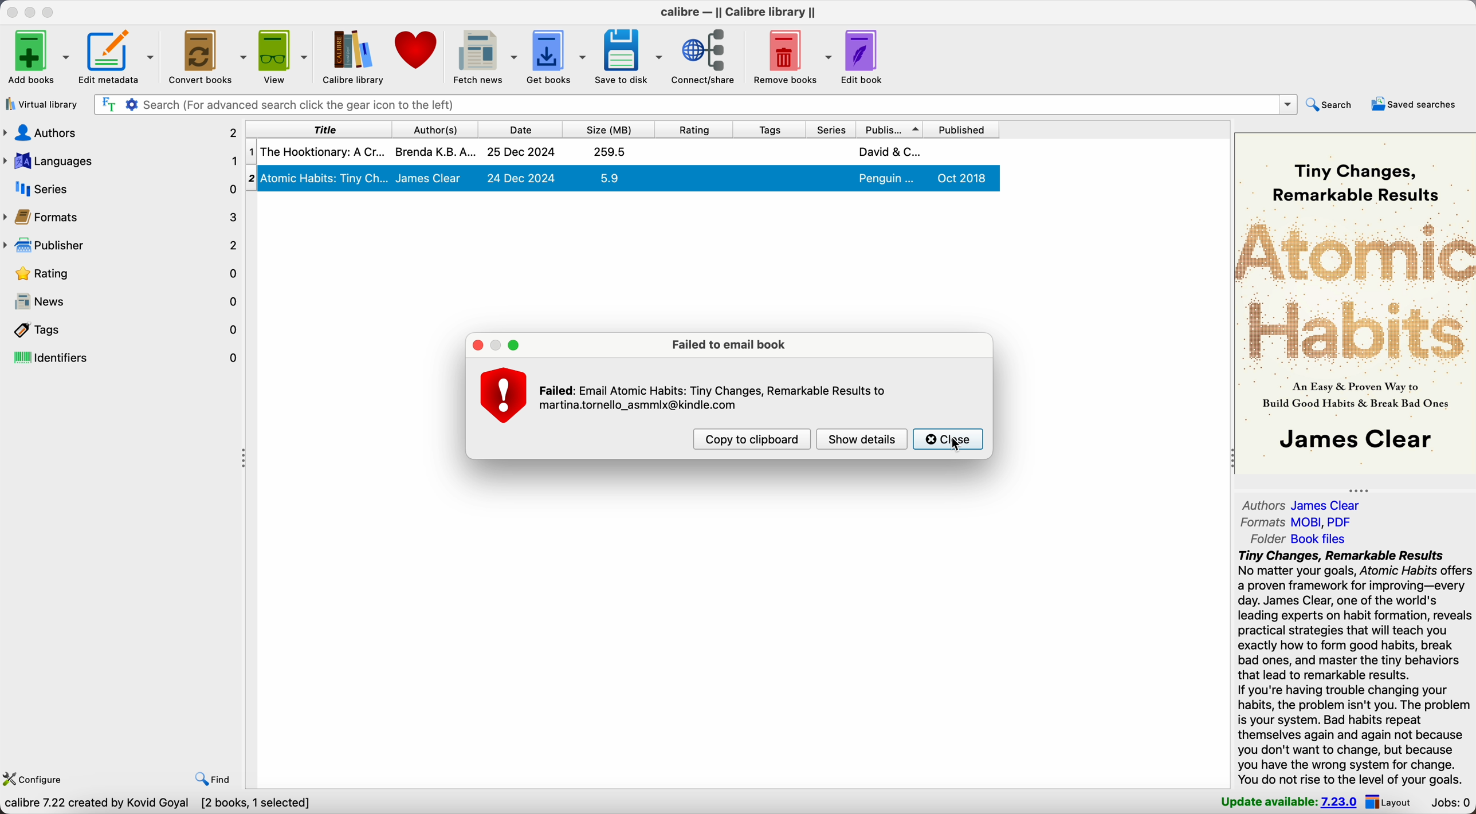  I want to click on minimize popup, so click(496, 345).